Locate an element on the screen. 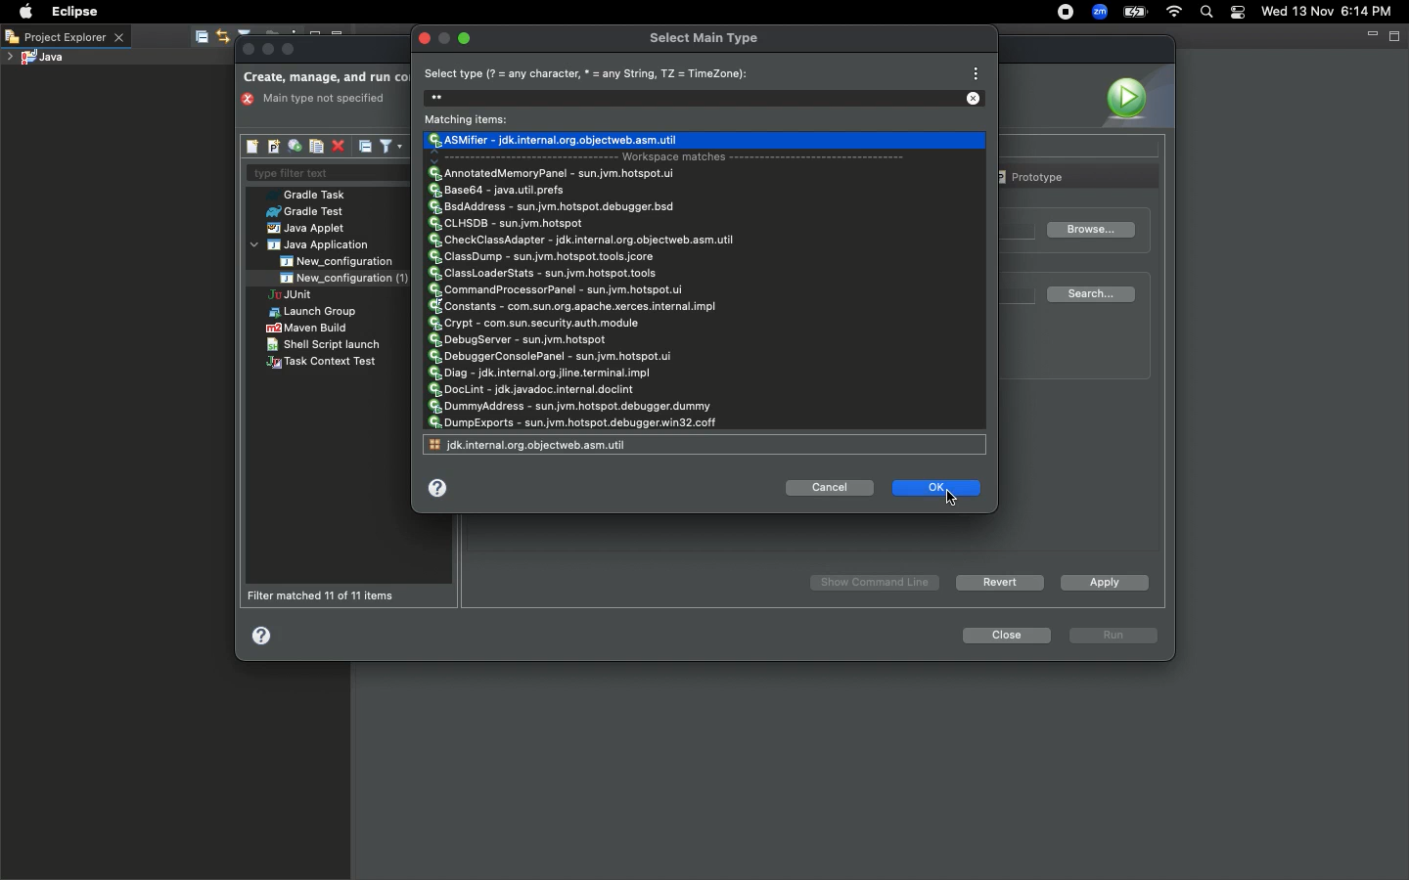  DumpExports - sun.jvm.hotspot.debugger.win32.coff is located at coordinates (571, 423).